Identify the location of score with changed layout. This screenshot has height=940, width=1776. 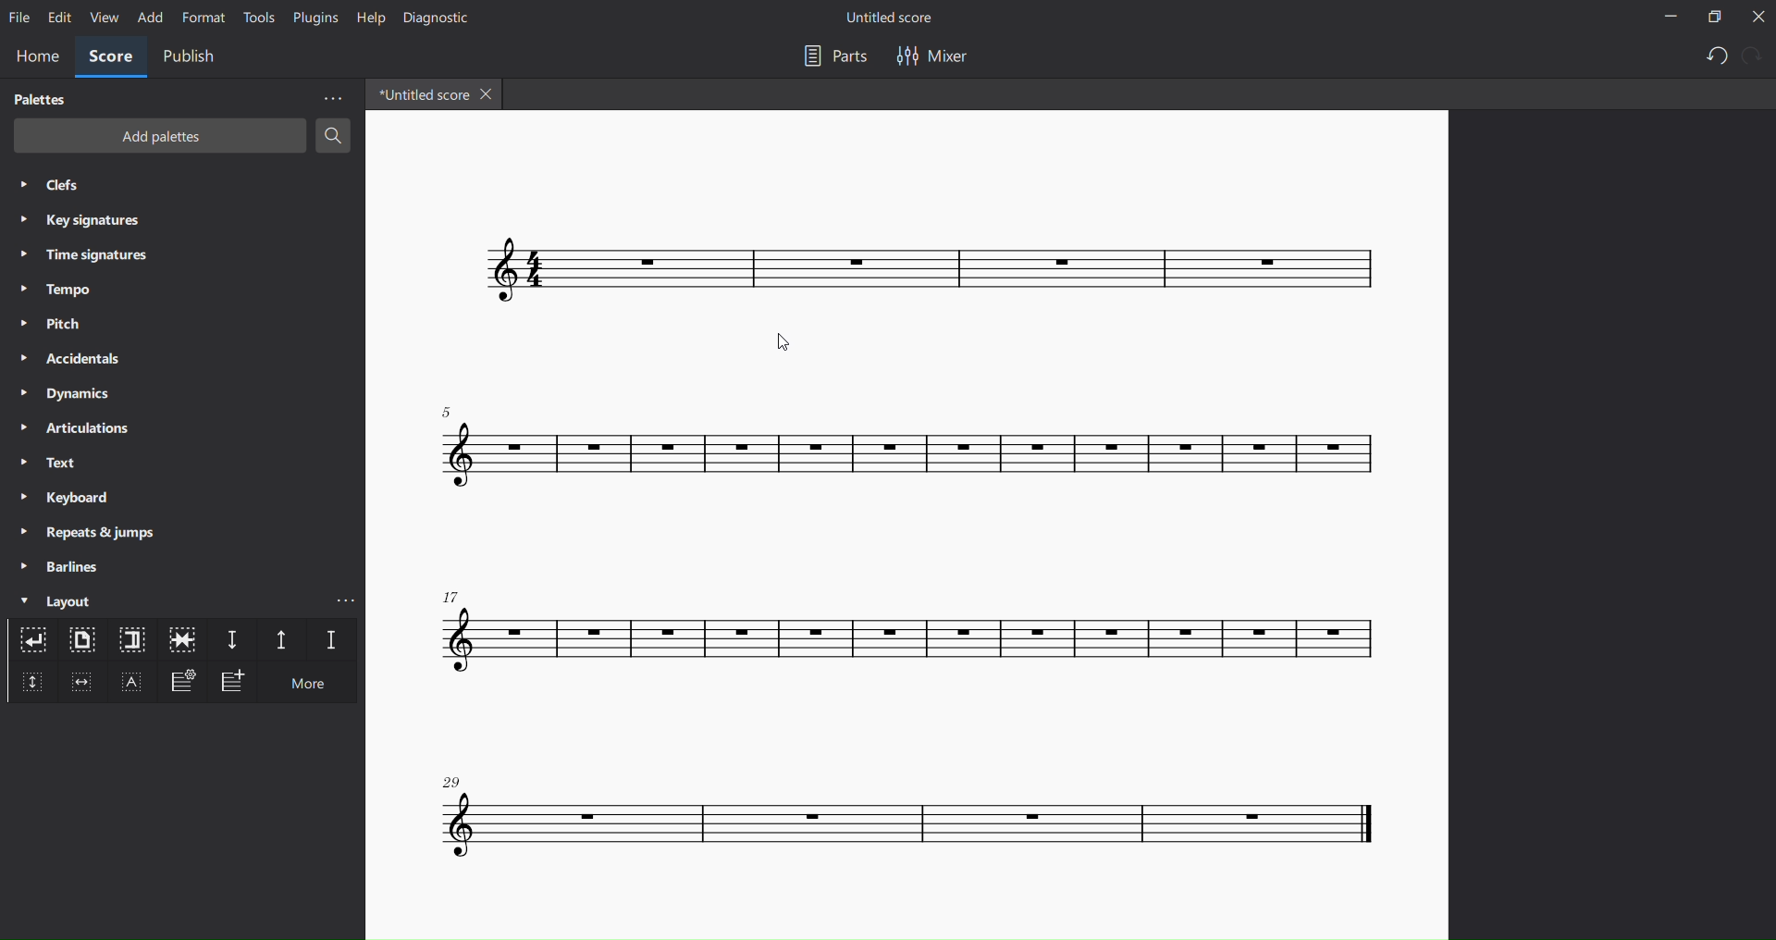
(900, 270).